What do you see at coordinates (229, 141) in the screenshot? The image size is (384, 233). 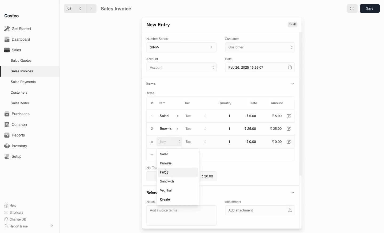 I see `1` at bounding box center [229, 141].